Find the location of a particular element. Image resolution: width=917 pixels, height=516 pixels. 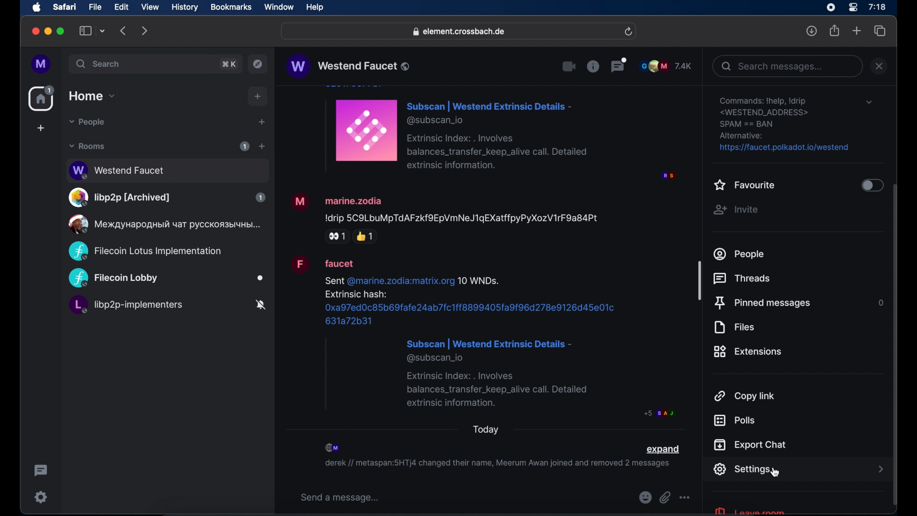

forward is located at coordinates (145, 31).